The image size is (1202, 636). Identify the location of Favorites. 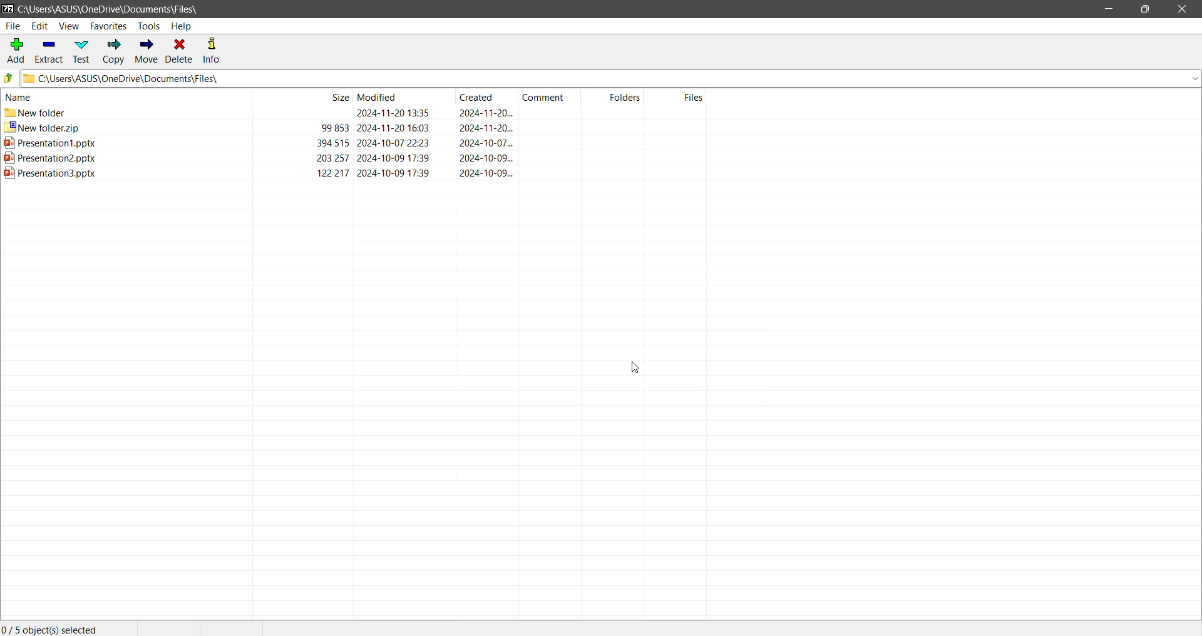
(107, 27).